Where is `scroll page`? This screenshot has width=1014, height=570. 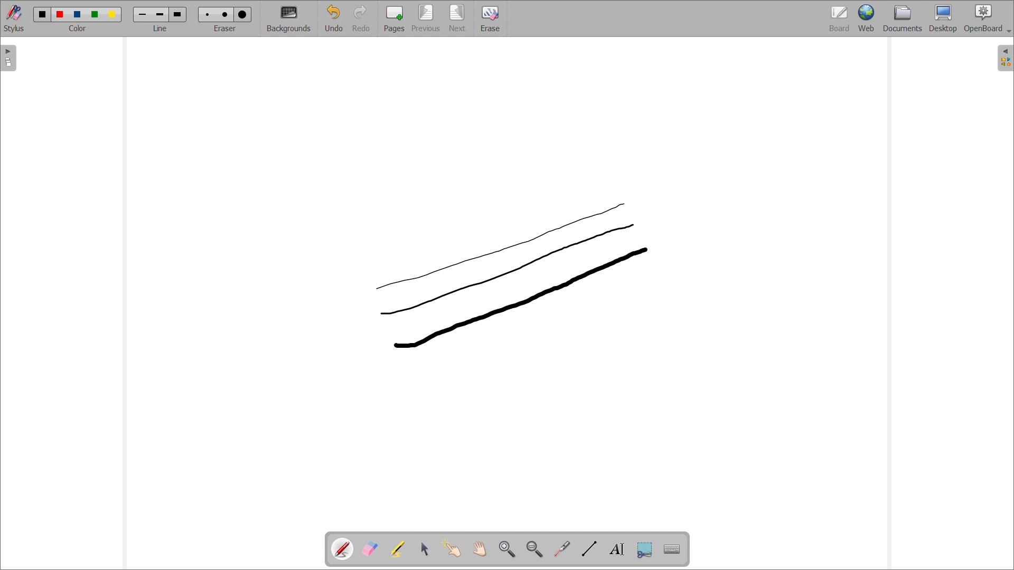 scroll page is located at coordinates (480, 548).